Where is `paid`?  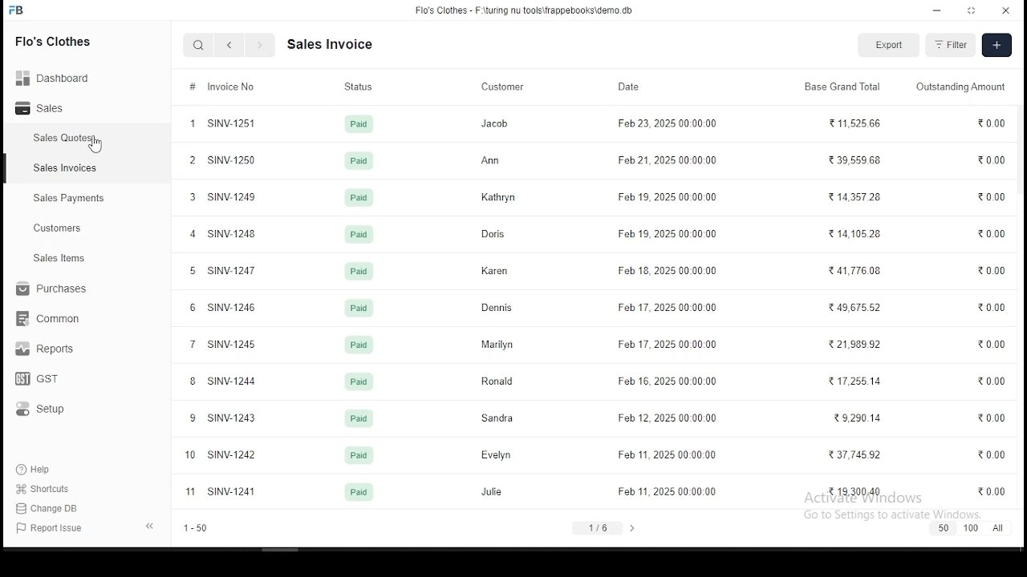
paid is located at coordinates (355, 344).